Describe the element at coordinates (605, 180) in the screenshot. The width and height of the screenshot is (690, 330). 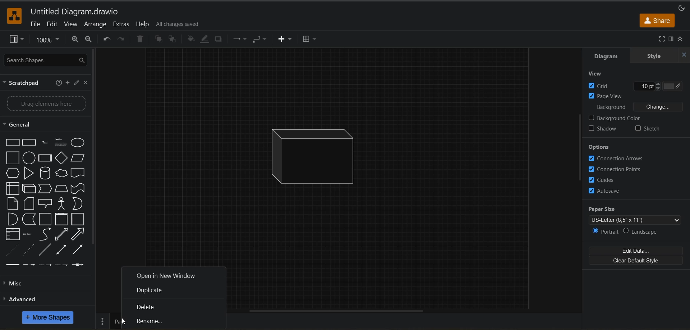
I see `guides` at that location.